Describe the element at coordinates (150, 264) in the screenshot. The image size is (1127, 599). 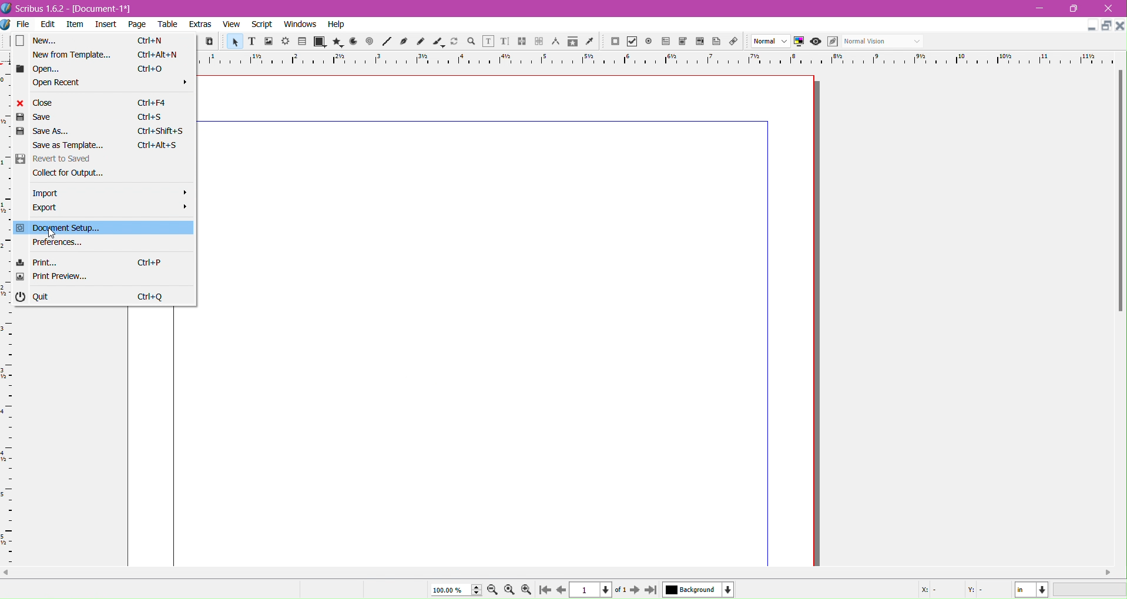
I see `keyboard shortcut` at that location.